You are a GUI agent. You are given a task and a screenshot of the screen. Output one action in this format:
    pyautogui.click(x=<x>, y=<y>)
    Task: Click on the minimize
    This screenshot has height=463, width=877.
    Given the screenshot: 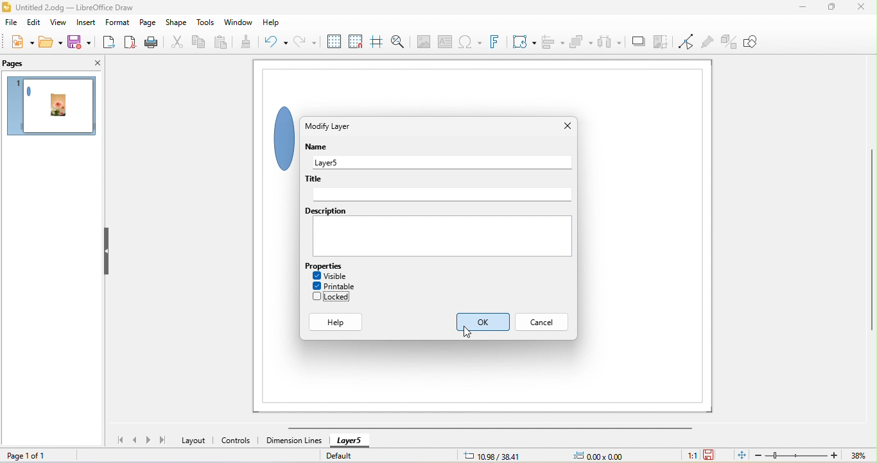 What is the action you would take?
    pyautogui.click(x=804, y=8)
    